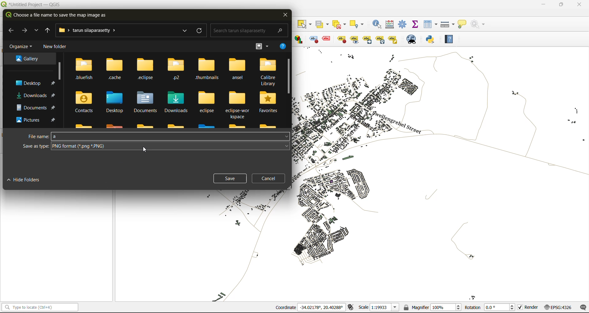 This screenshot has height=313, width=589. I want to click on vertical scroll bar, so click(59, 70).